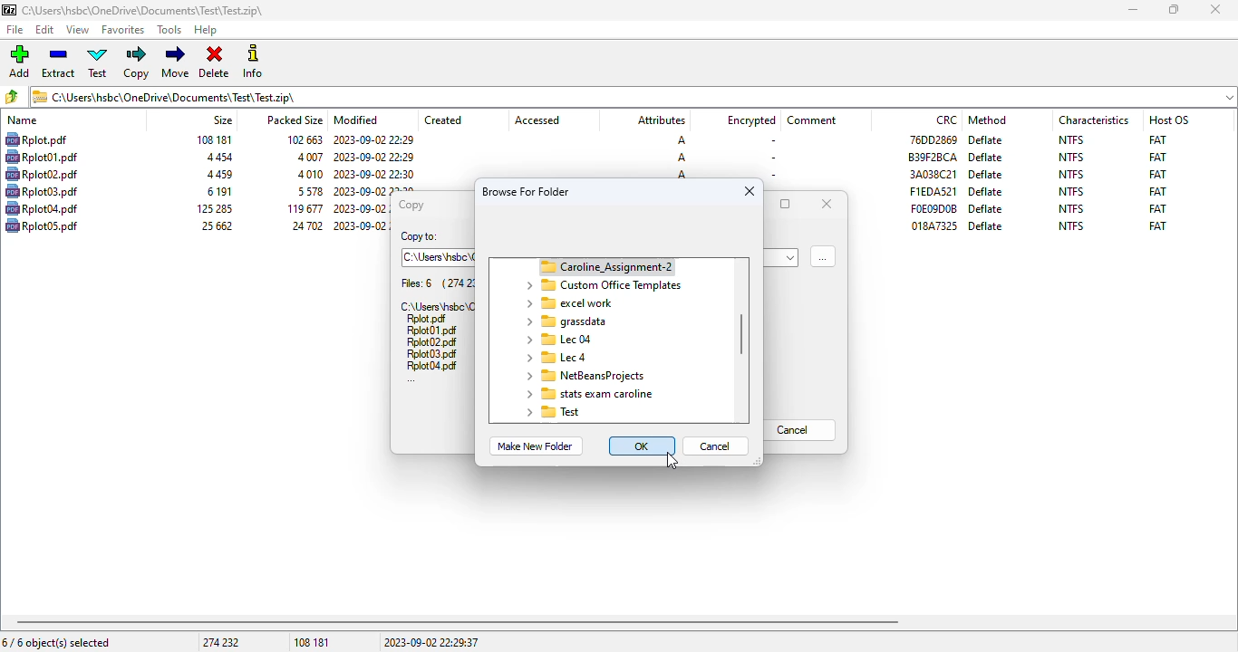  What do you see at coordinates (1174, 10) in the screenshot?
I see `maximize` at bounding box center [1174, 10].